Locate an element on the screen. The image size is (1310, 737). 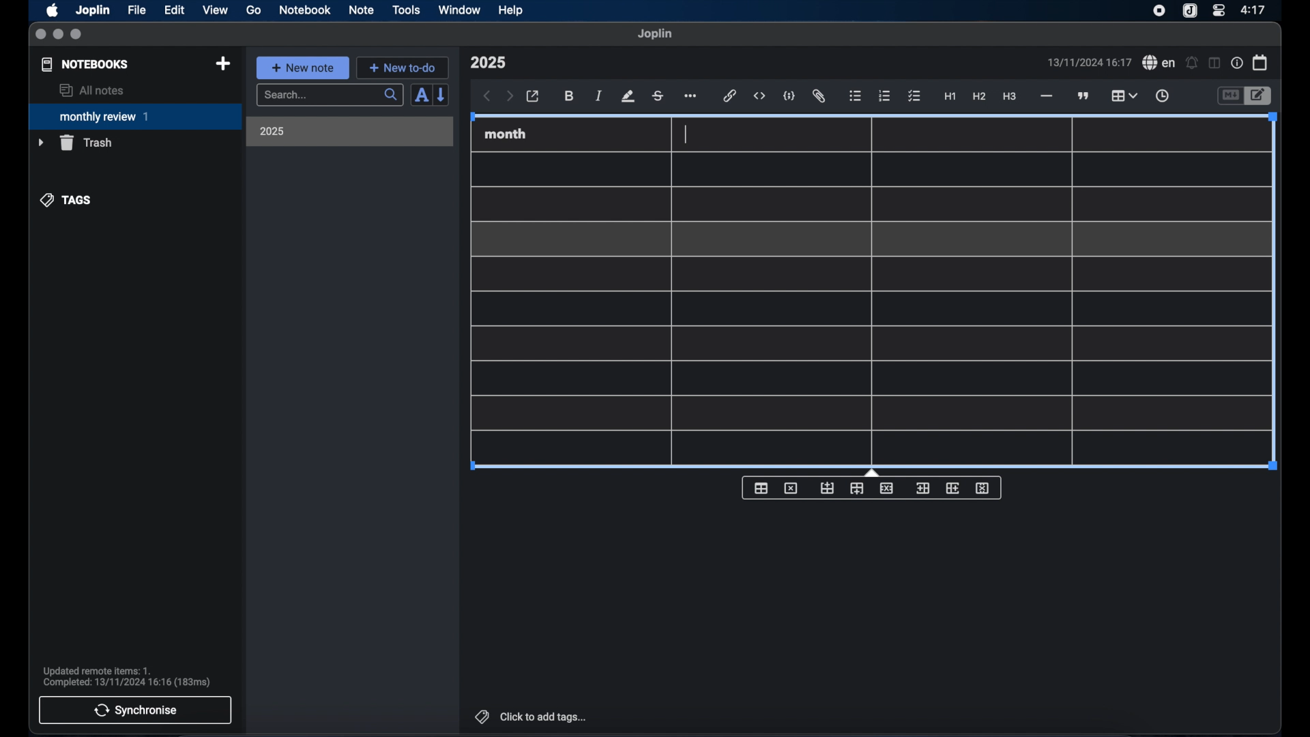
heading 3 is located at coordinates (1009, 97).